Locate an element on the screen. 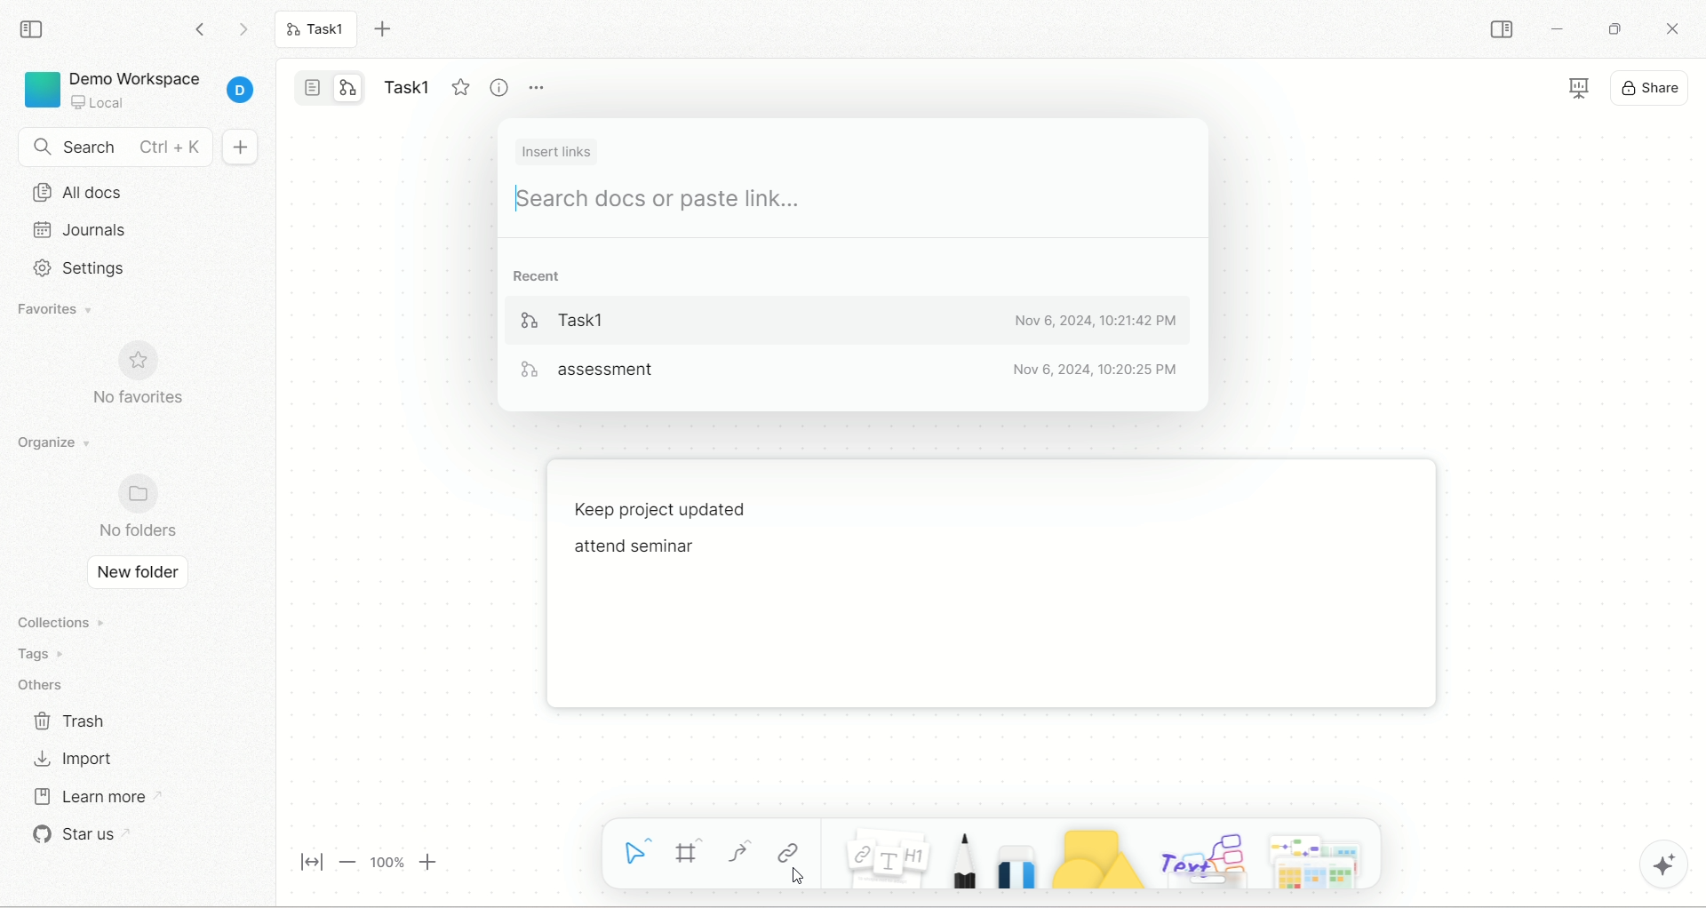 The width and height of the screenshot is (1706, 908). close is located at coordinates (1670, 28).